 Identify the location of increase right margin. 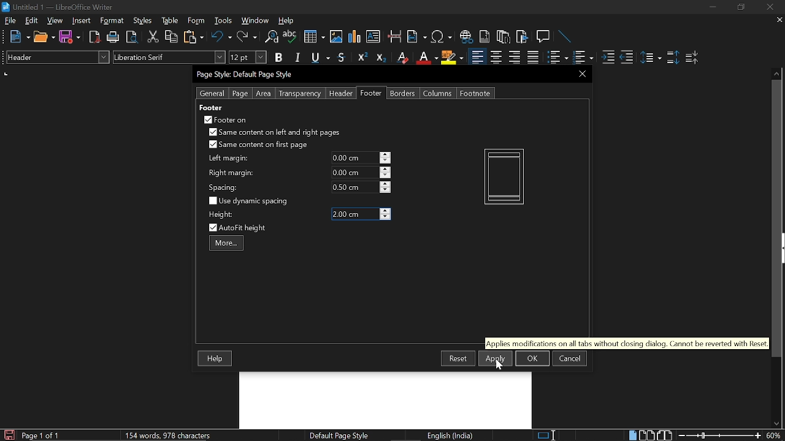
(386, 169).